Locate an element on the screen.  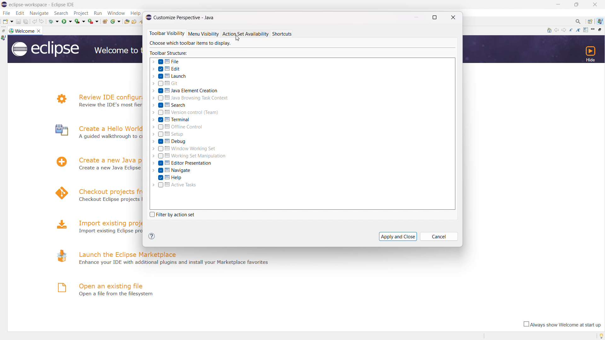
file is located at coordinates (7, 13).